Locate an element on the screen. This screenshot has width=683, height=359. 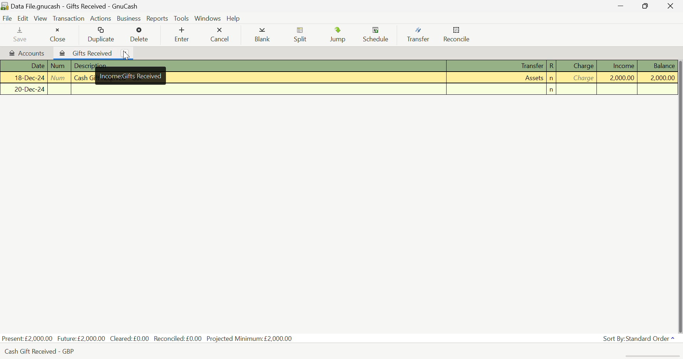
Income is located at coordinates (619, 78).